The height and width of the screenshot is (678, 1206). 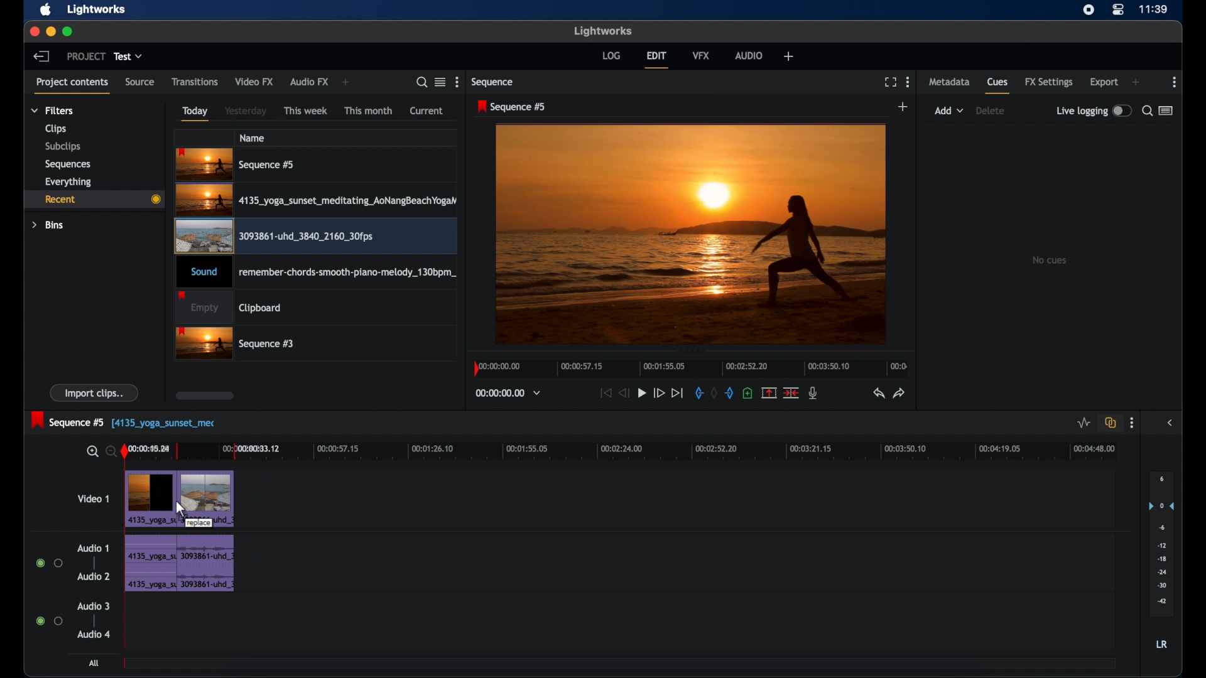 What do you see at coordinates (256, 82) in the screenshot?
I see `video fx` at bounding box center [256, 82].